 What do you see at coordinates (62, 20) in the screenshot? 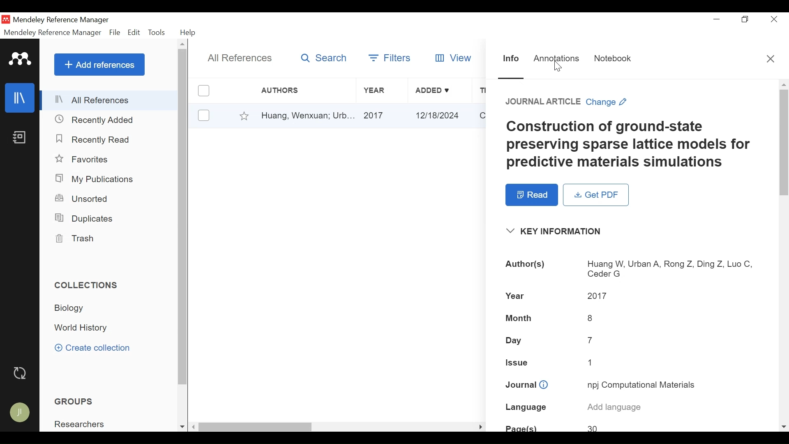
I see `Mendeley Reference Manager` at bounding box center [62, 20].